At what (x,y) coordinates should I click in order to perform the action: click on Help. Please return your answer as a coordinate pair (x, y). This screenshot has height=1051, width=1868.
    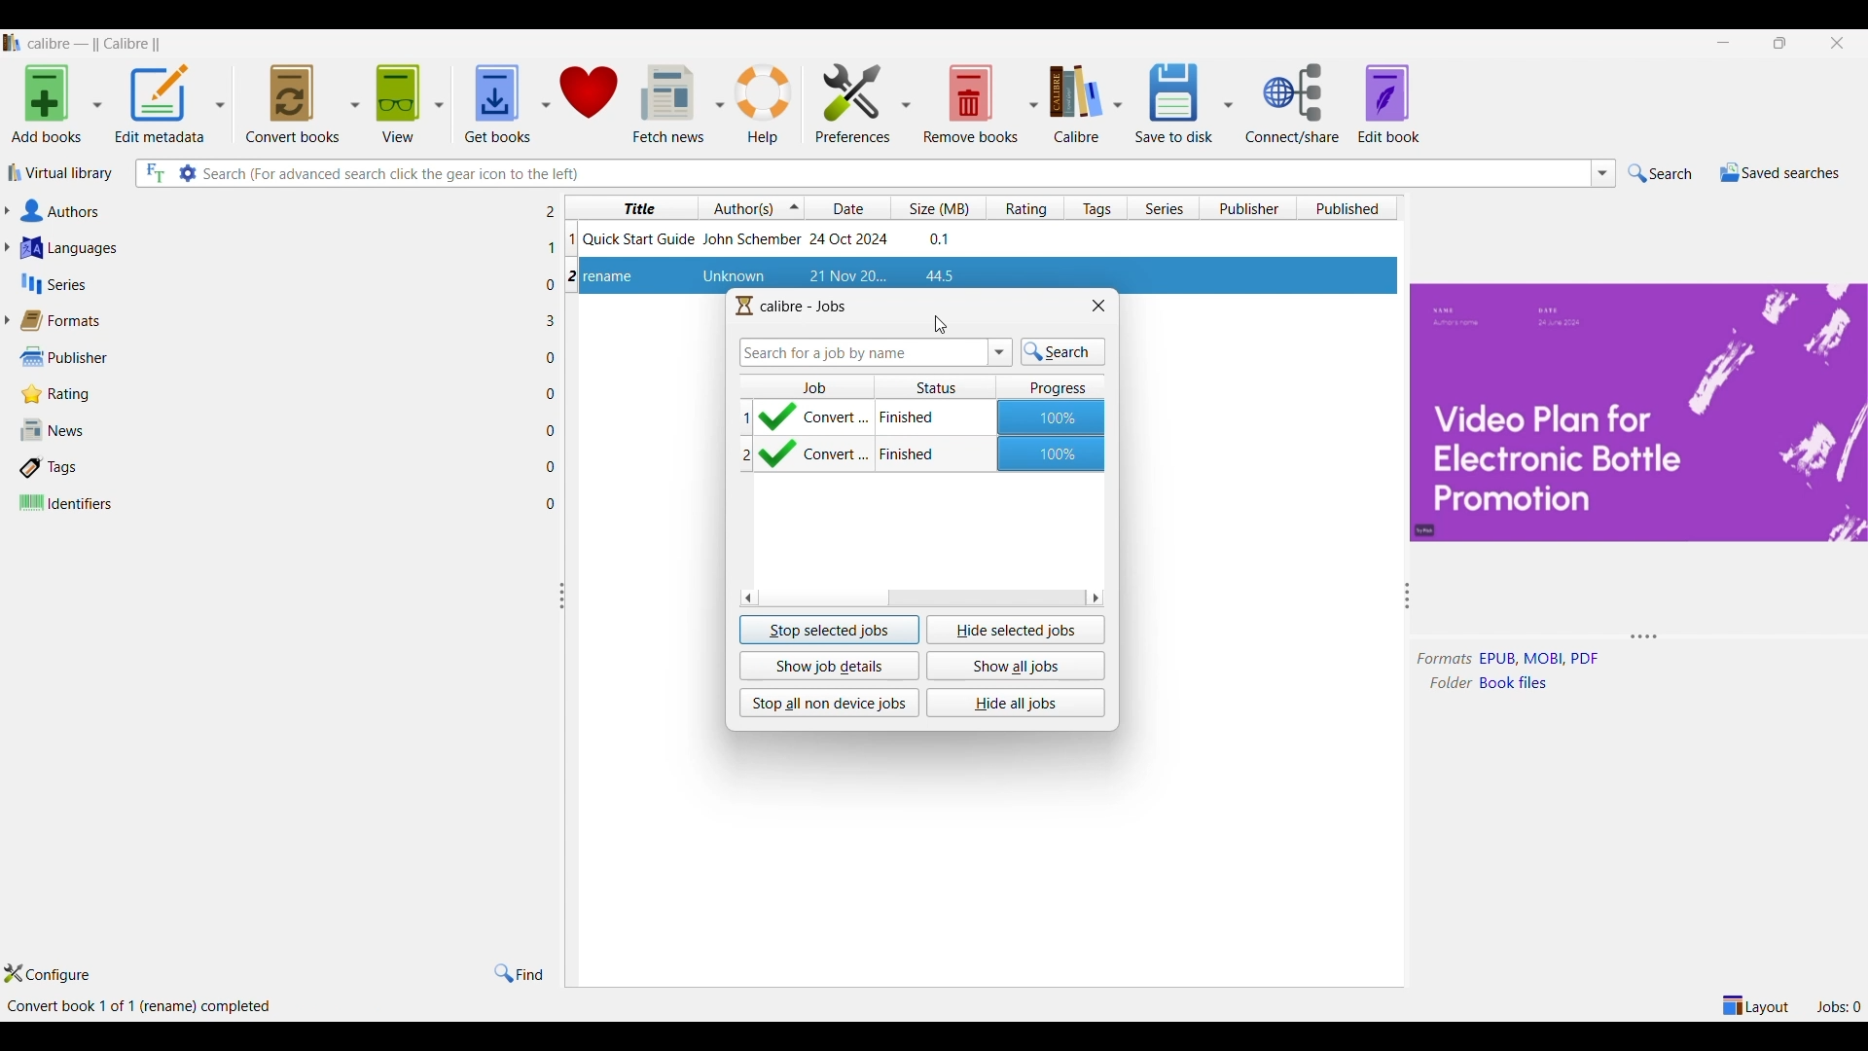
    Looking at the image, I should click on (765, 104).